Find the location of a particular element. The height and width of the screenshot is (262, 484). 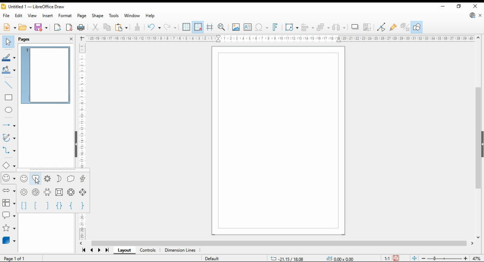

insert picture is located at coordinates (236, 27).